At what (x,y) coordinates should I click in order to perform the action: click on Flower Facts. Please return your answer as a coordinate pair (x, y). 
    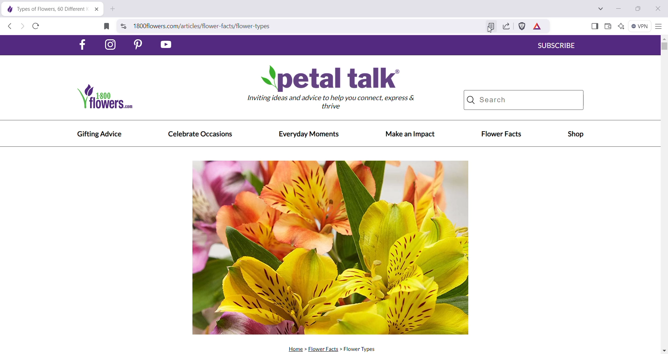
    Looking at the image, I should click on (501, 135).